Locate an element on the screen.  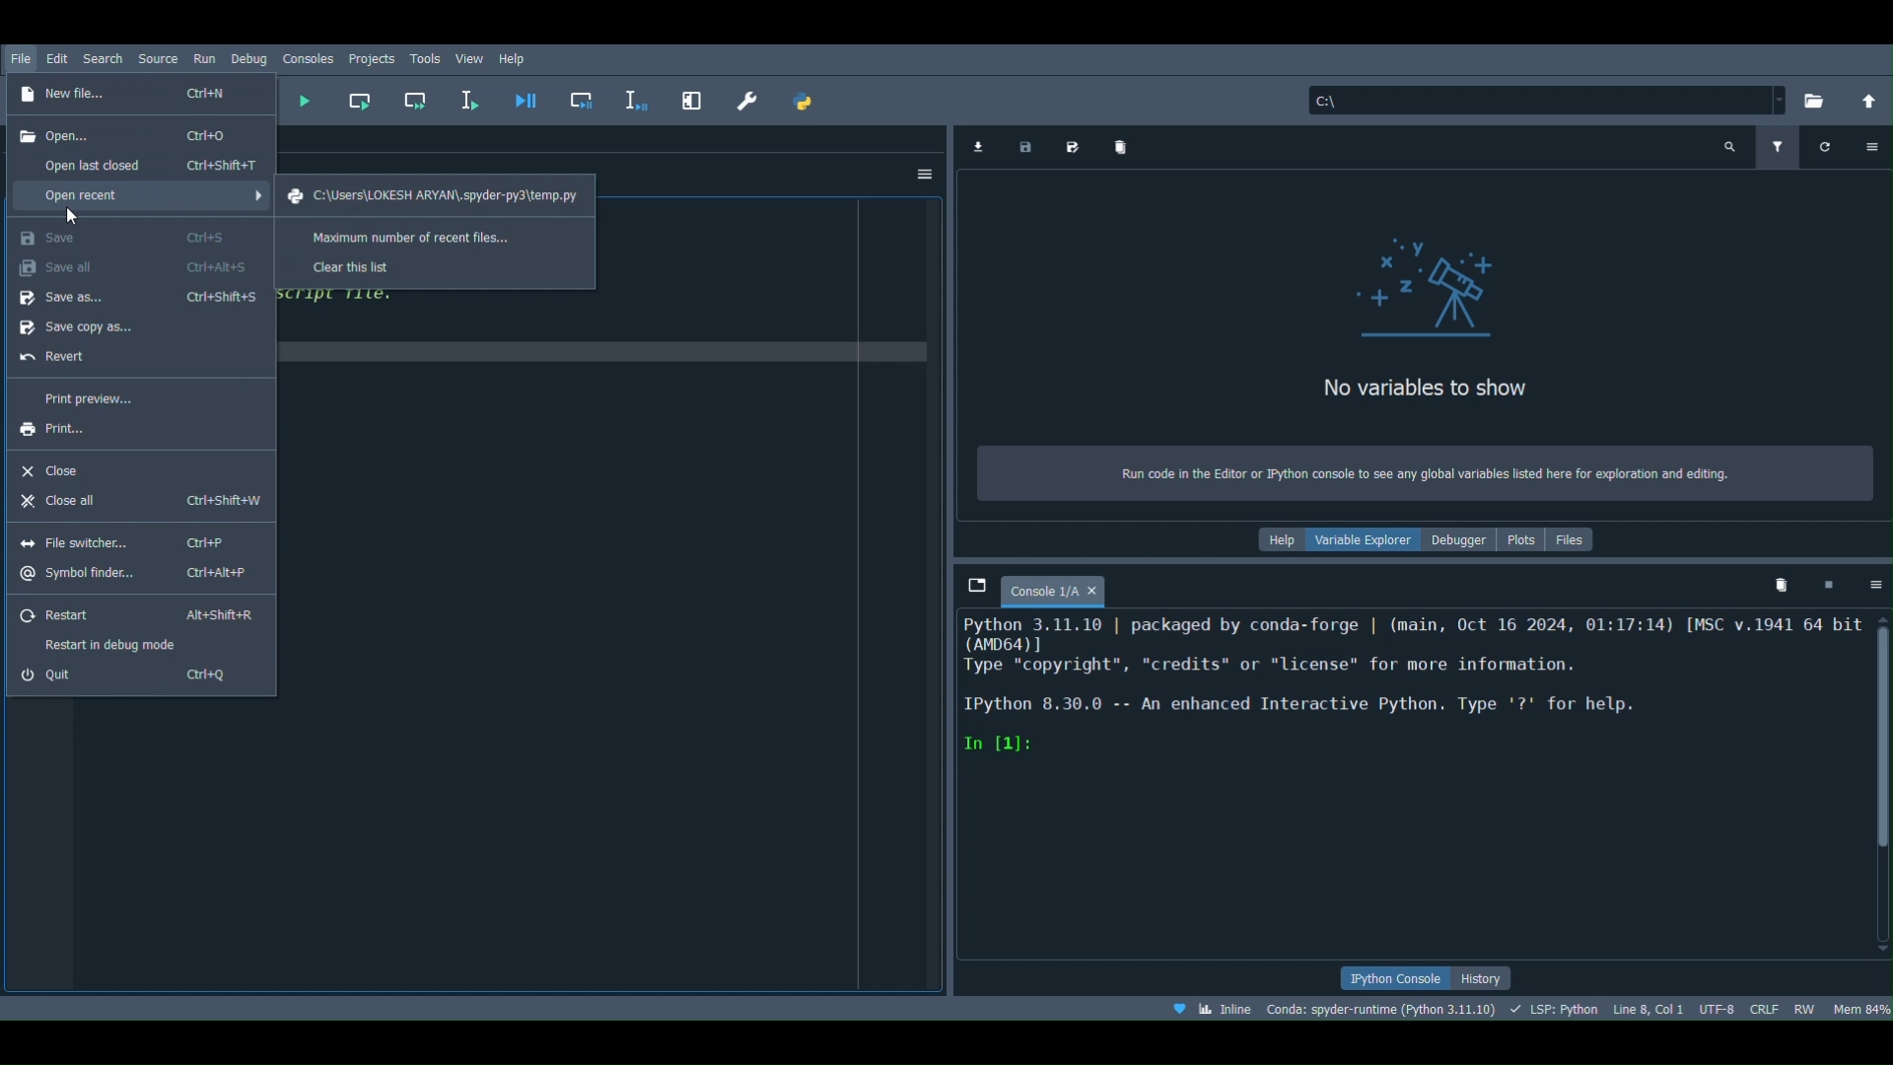
Remove  all variables from namespace is located at coordinates (1782, 590).